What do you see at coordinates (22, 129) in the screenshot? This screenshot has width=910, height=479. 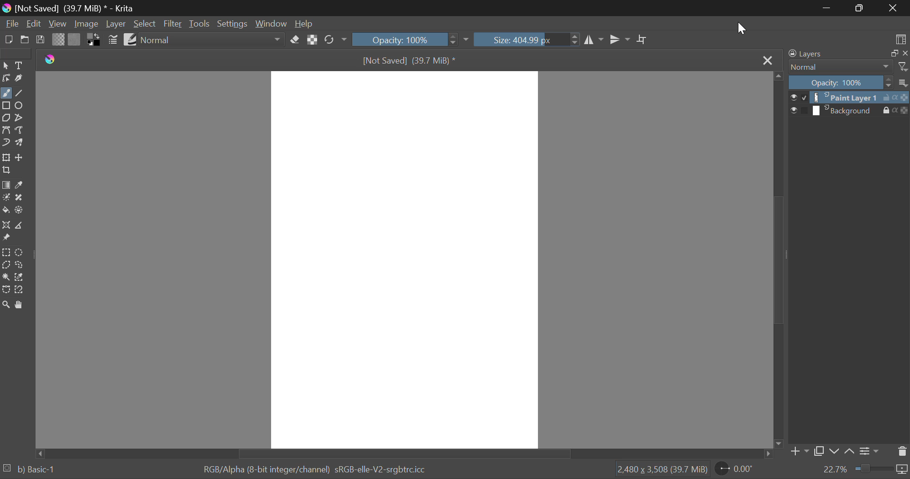 I see `Freehand Path Tools` at bounding box center [22, 129].